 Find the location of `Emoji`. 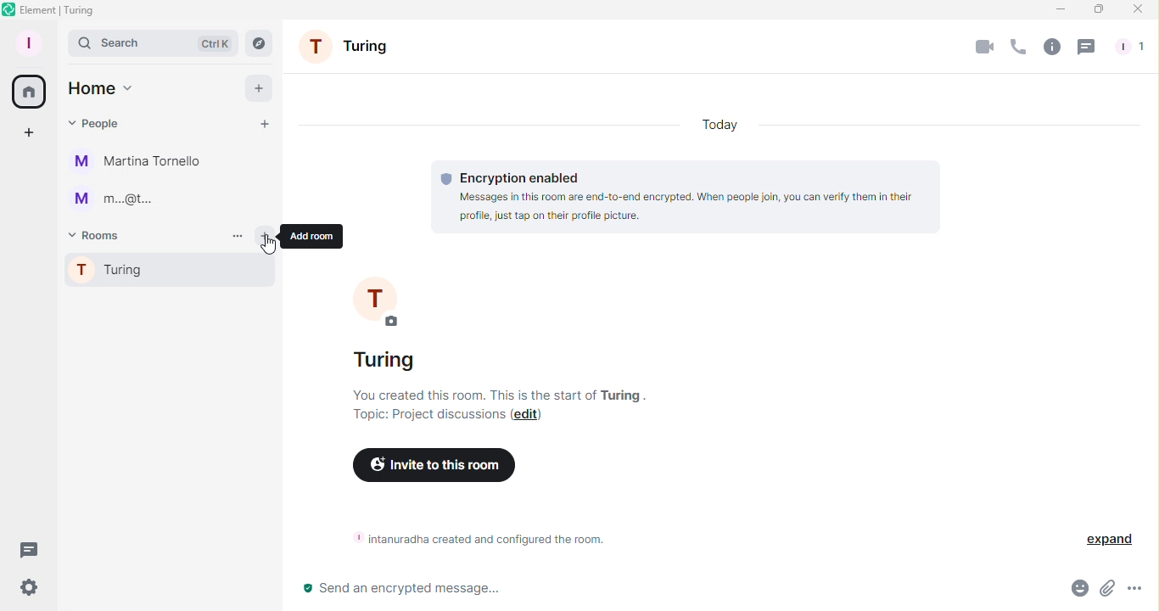

Emoji is located at coordinates (1076, 591).